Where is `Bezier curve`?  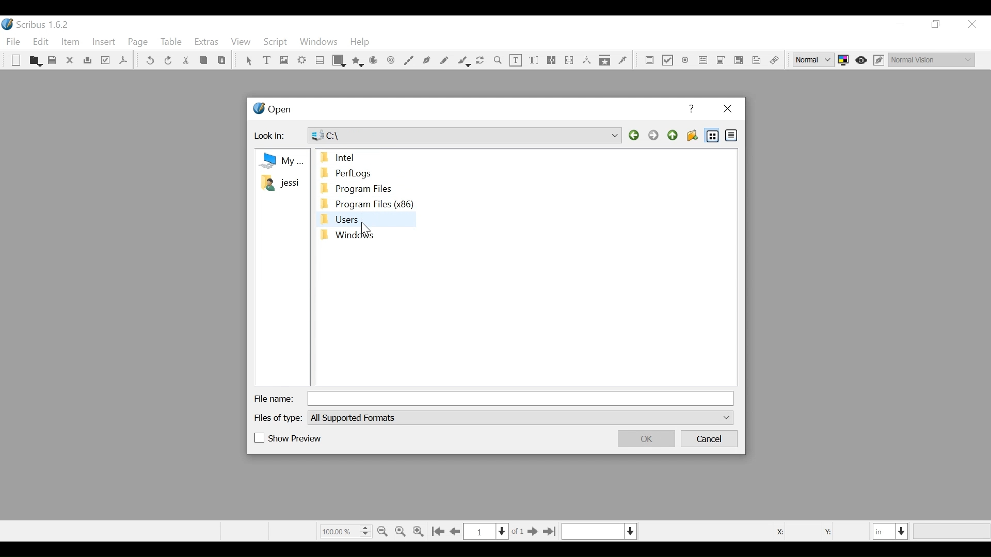 Bezier curve is located at coordinates (427, 61).